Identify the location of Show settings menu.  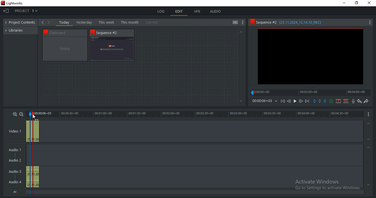
(369, 23).